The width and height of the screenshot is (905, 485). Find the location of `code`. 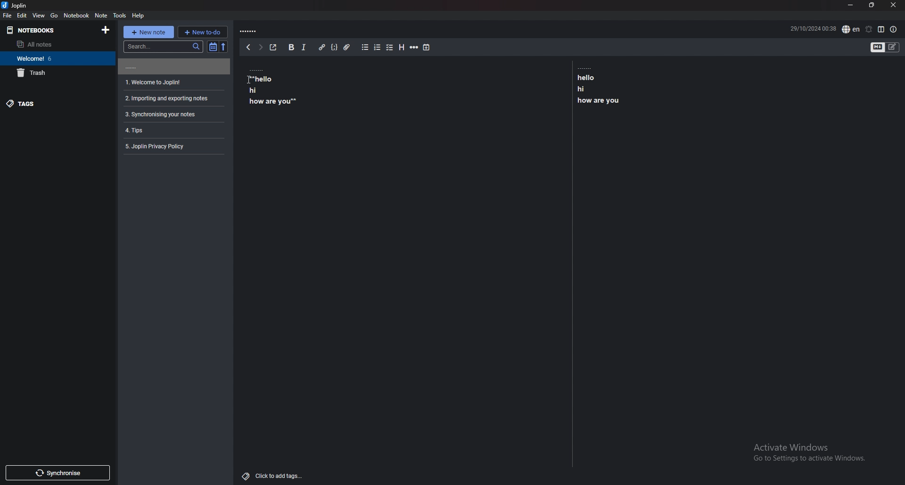

code is located at coordinates (335, 47).